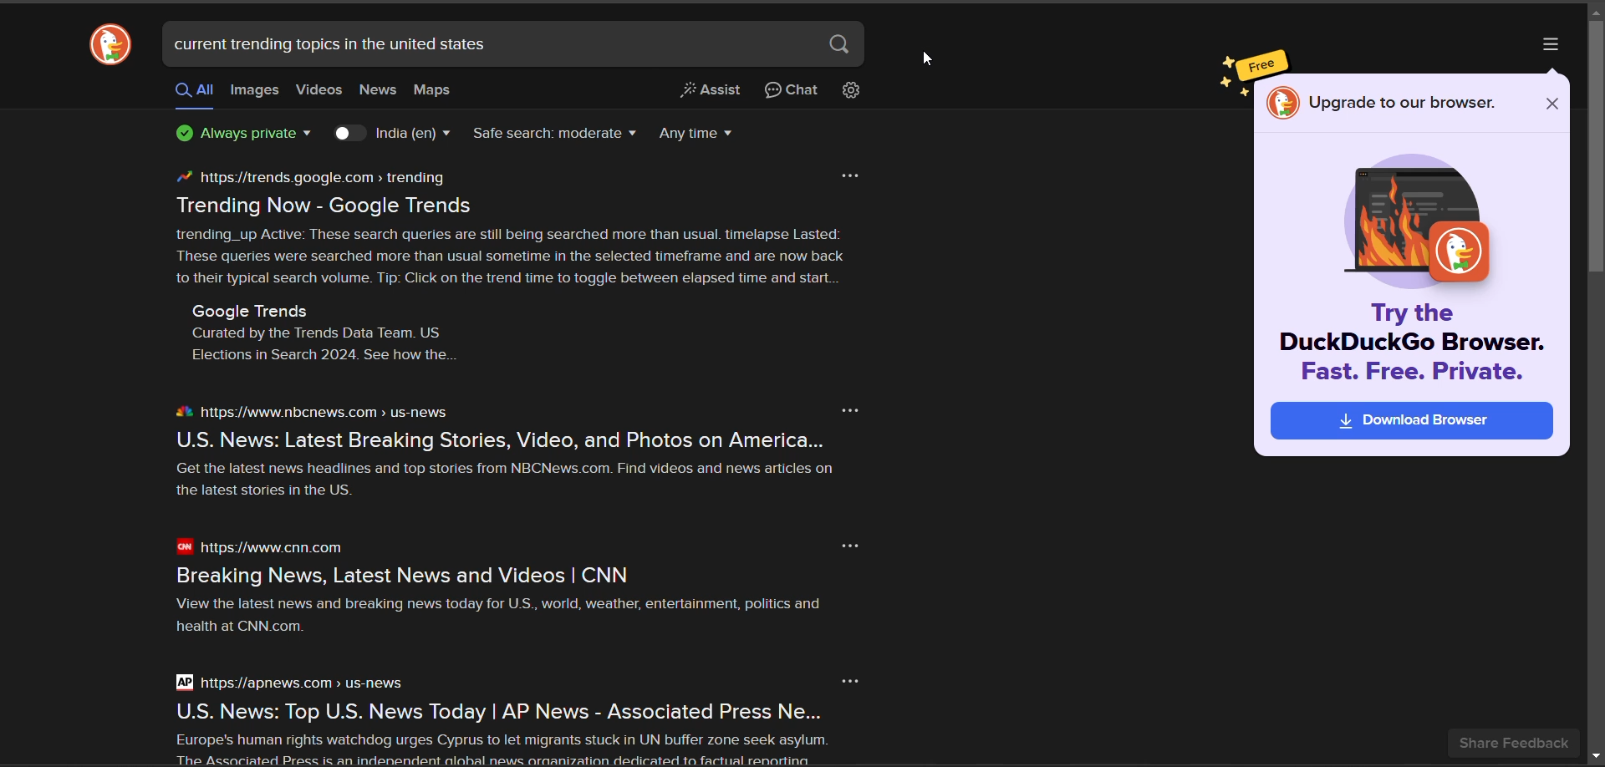 The width and height of the screenshot is (1605, 767). Describe the element at coordinates (436, 91) in the screenshot. I see `maps` at that location.